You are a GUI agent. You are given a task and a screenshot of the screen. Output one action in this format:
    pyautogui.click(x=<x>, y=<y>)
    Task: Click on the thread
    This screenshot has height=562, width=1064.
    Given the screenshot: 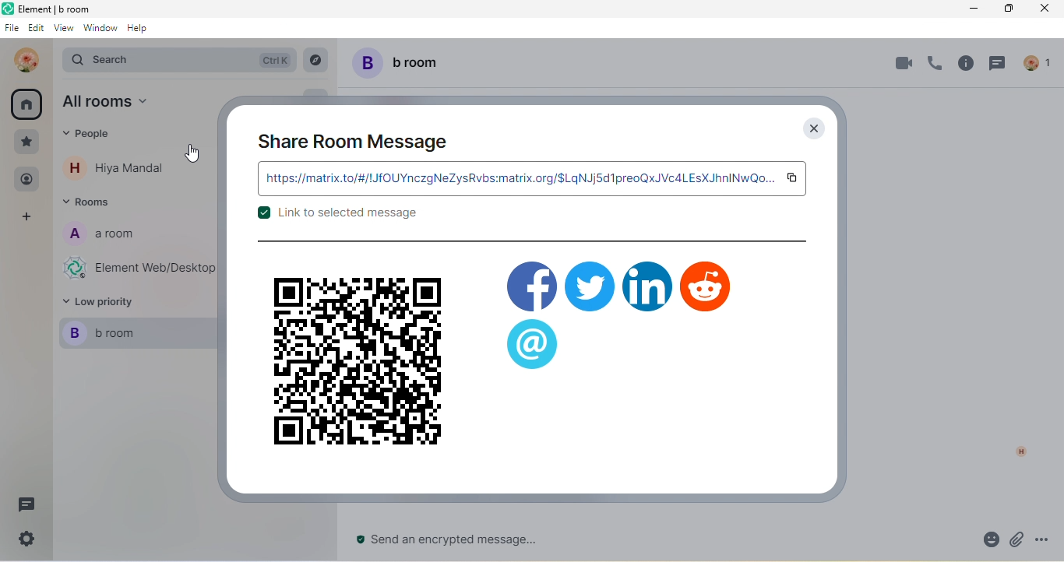 What is the action you would take?
    pyautogui.click(x=1001, y=66)
    